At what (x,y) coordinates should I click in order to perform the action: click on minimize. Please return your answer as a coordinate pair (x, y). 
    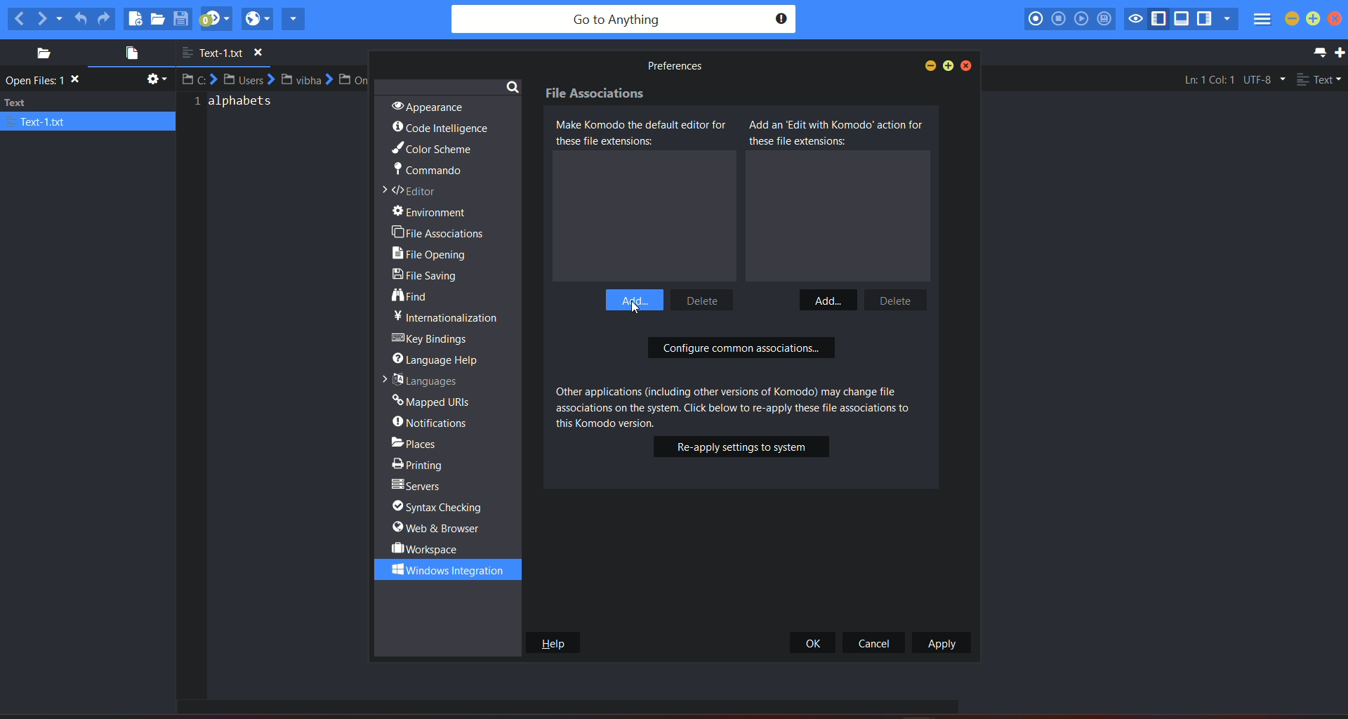
    Looking at the image, I should click on (927, 65).